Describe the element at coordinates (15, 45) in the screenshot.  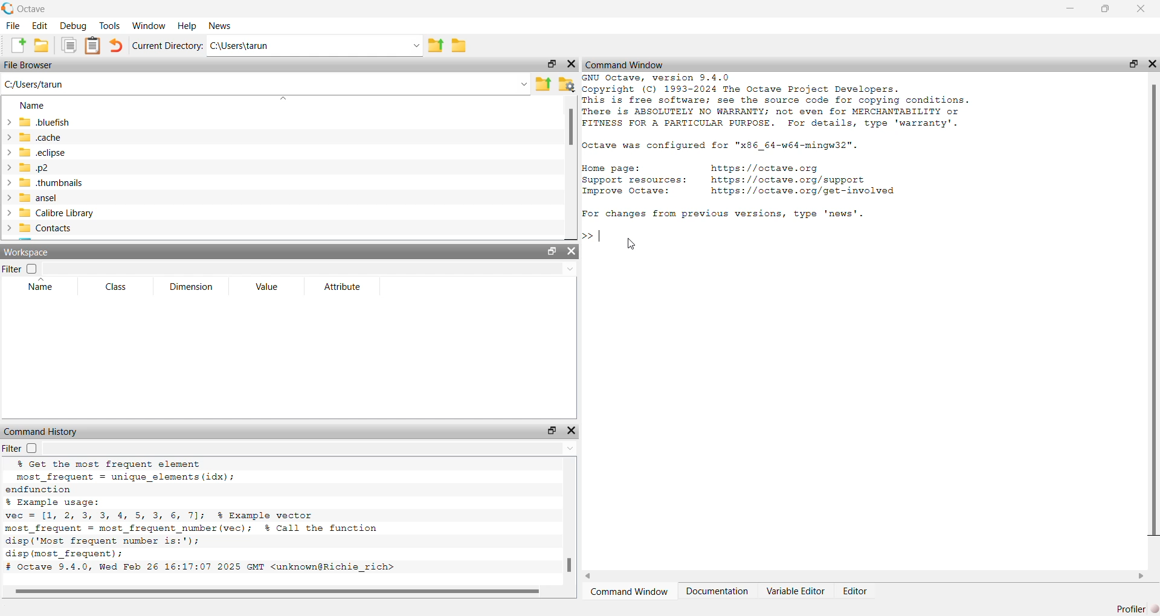
I see `New script` at that location.